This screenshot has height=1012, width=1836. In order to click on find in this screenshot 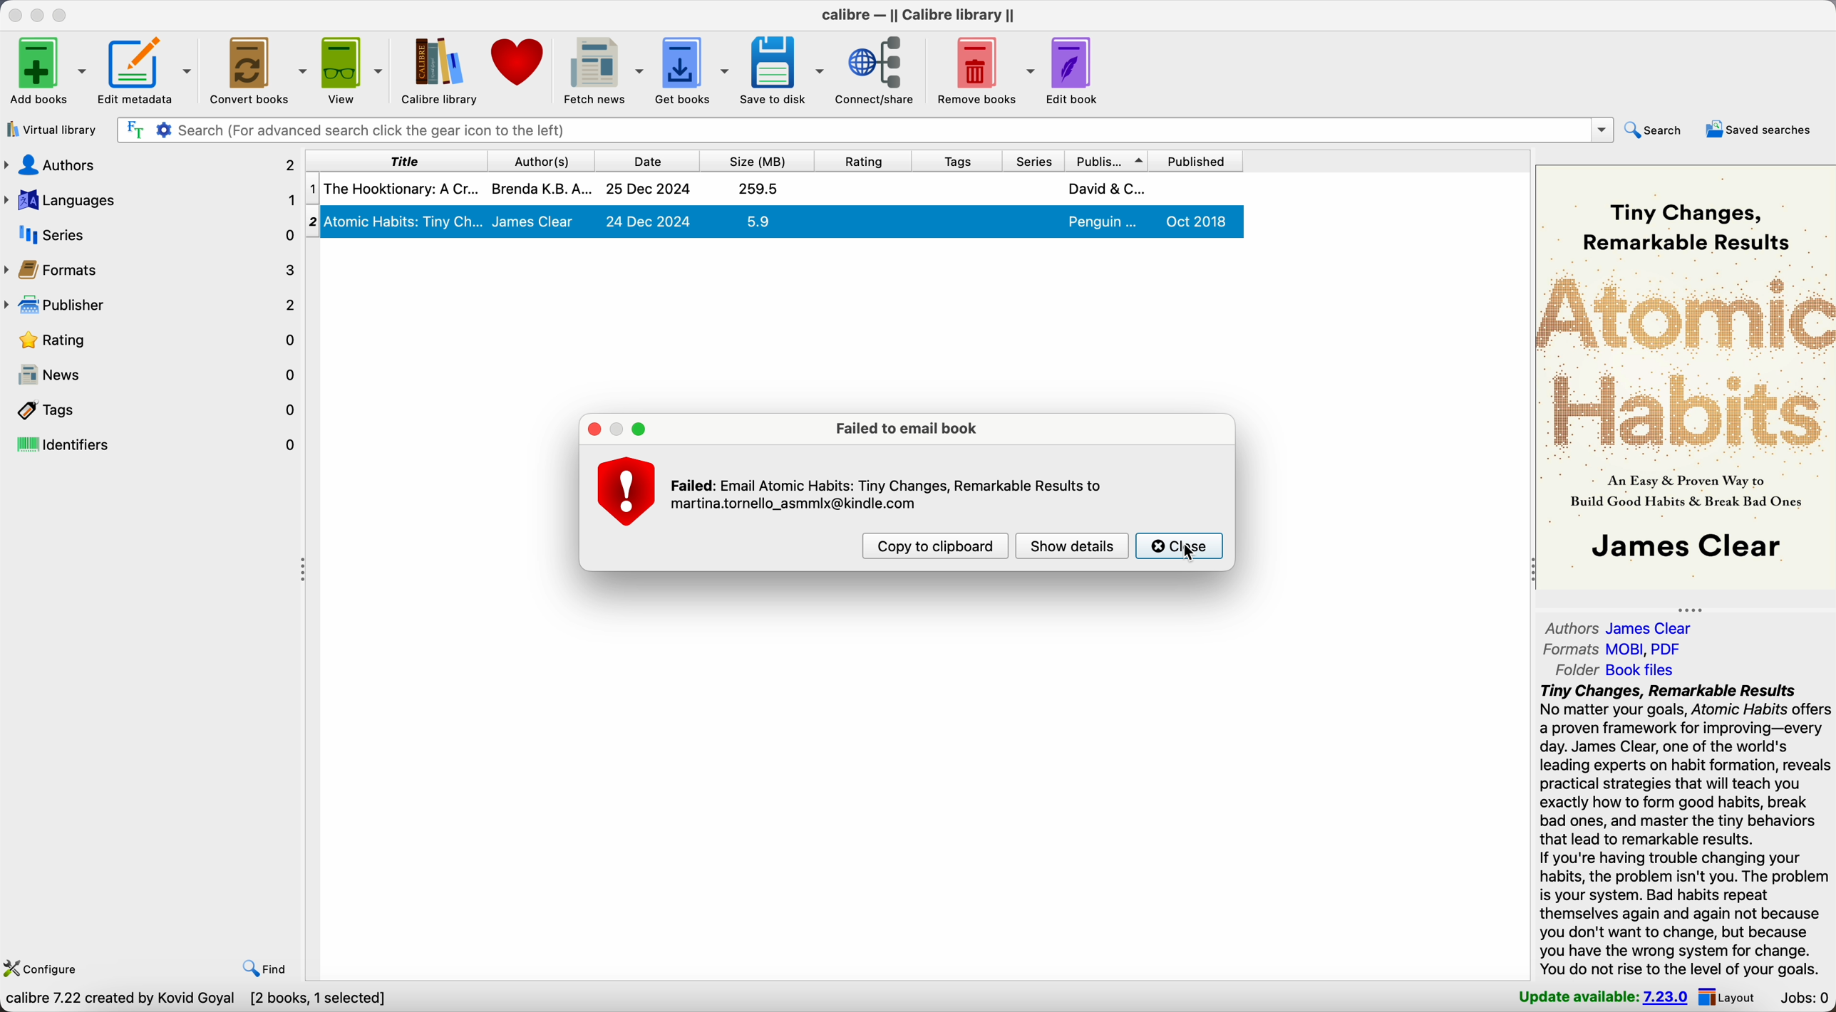, I will do `click(264, 969)`.